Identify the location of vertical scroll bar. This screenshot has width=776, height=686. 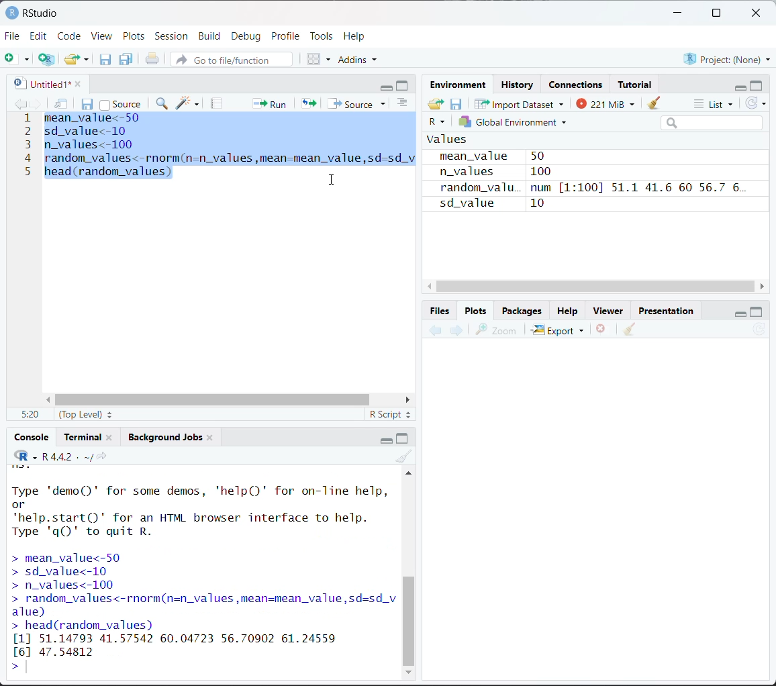
(408, 618).